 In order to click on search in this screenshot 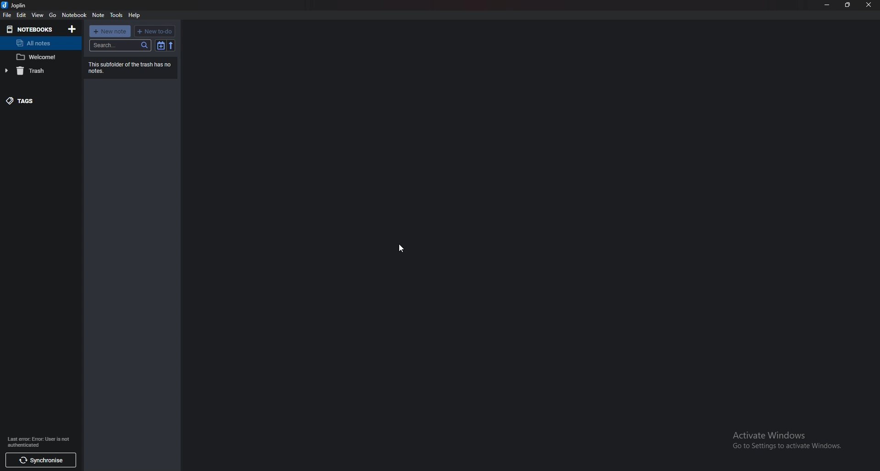, I will do `click(120, 45)`.